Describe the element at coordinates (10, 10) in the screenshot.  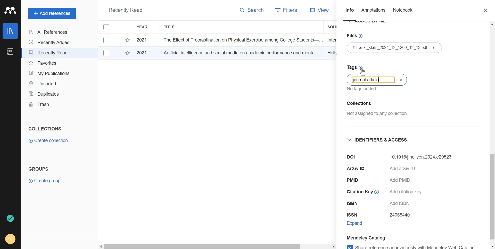
I see `Logo` at that location.